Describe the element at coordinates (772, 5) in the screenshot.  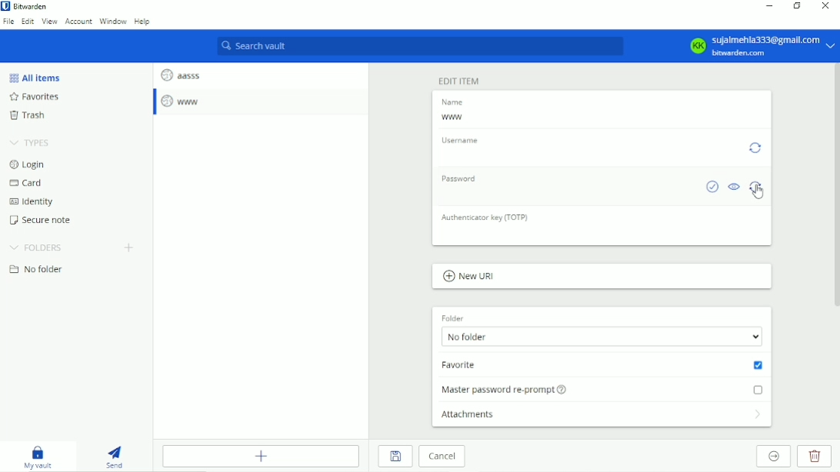
I see `Minimize` at that location.